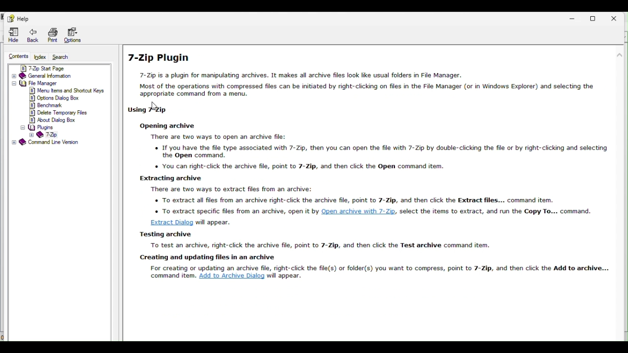 The height and width of the screenshot is (353, 628). I want to click on benchmark, so click(50, 105).